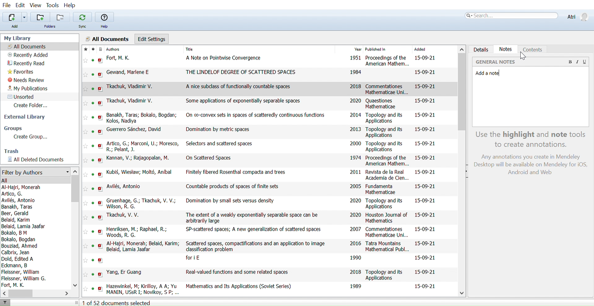 This screenshot has width=594, height=306. I want to click on Authors, so click(114, 49).